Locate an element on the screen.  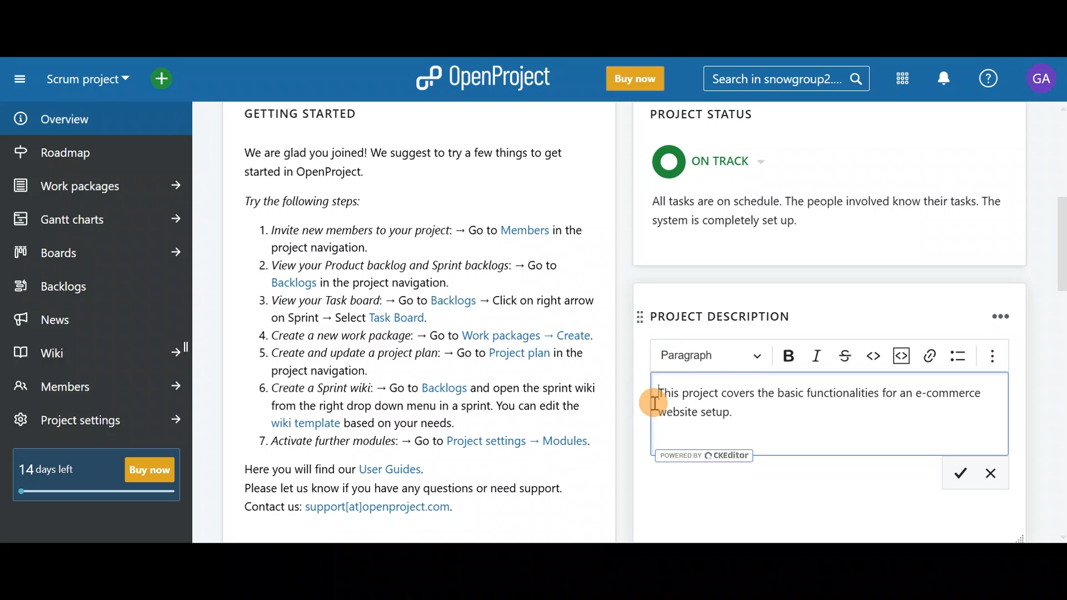
Boards is located at coordinates (96, 252).